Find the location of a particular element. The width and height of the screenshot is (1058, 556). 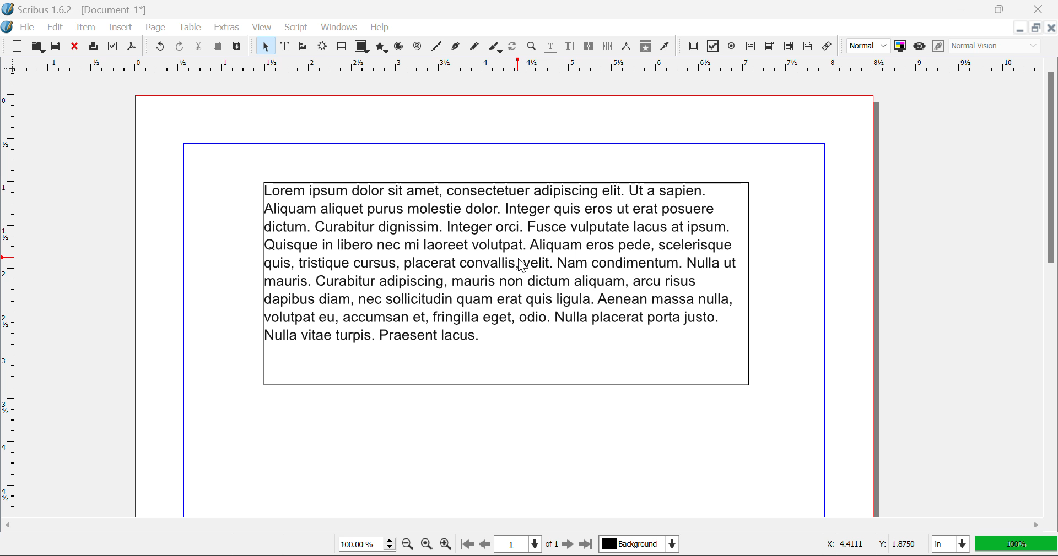

PDF Push Button is located at coordinates (693, 46).